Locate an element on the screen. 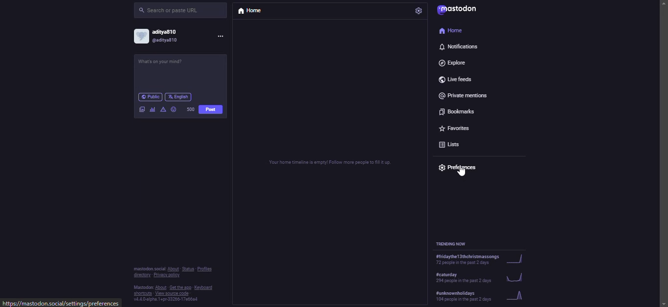 The height and width of the screenshot is (307, 668). emoji is located at coordinates (173, 109).